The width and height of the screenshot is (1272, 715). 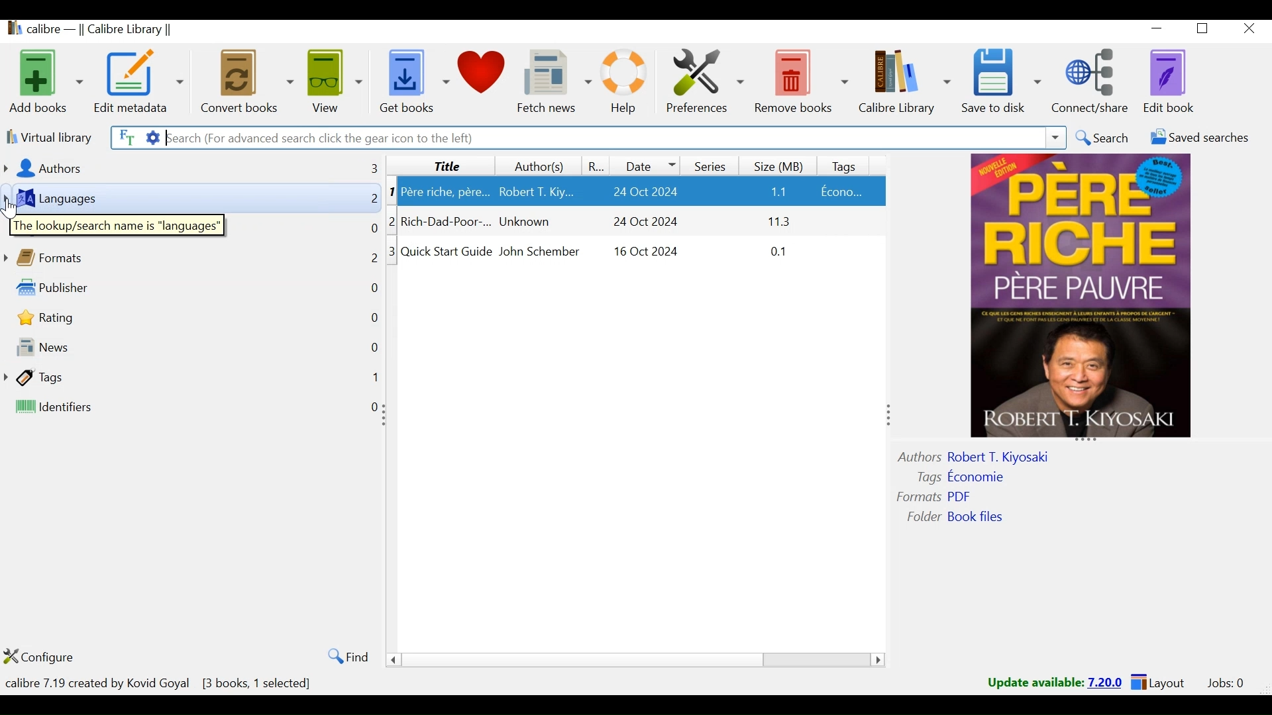 I want to click on Edit book, so click(x=1171, y=81).